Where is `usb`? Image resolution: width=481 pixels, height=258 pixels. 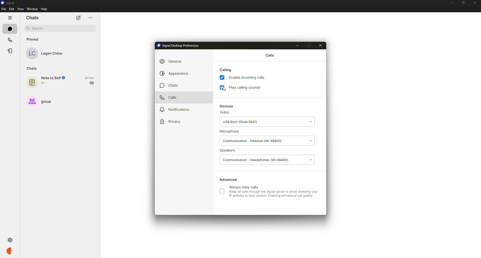 usb is located at coordinates (241, 122).